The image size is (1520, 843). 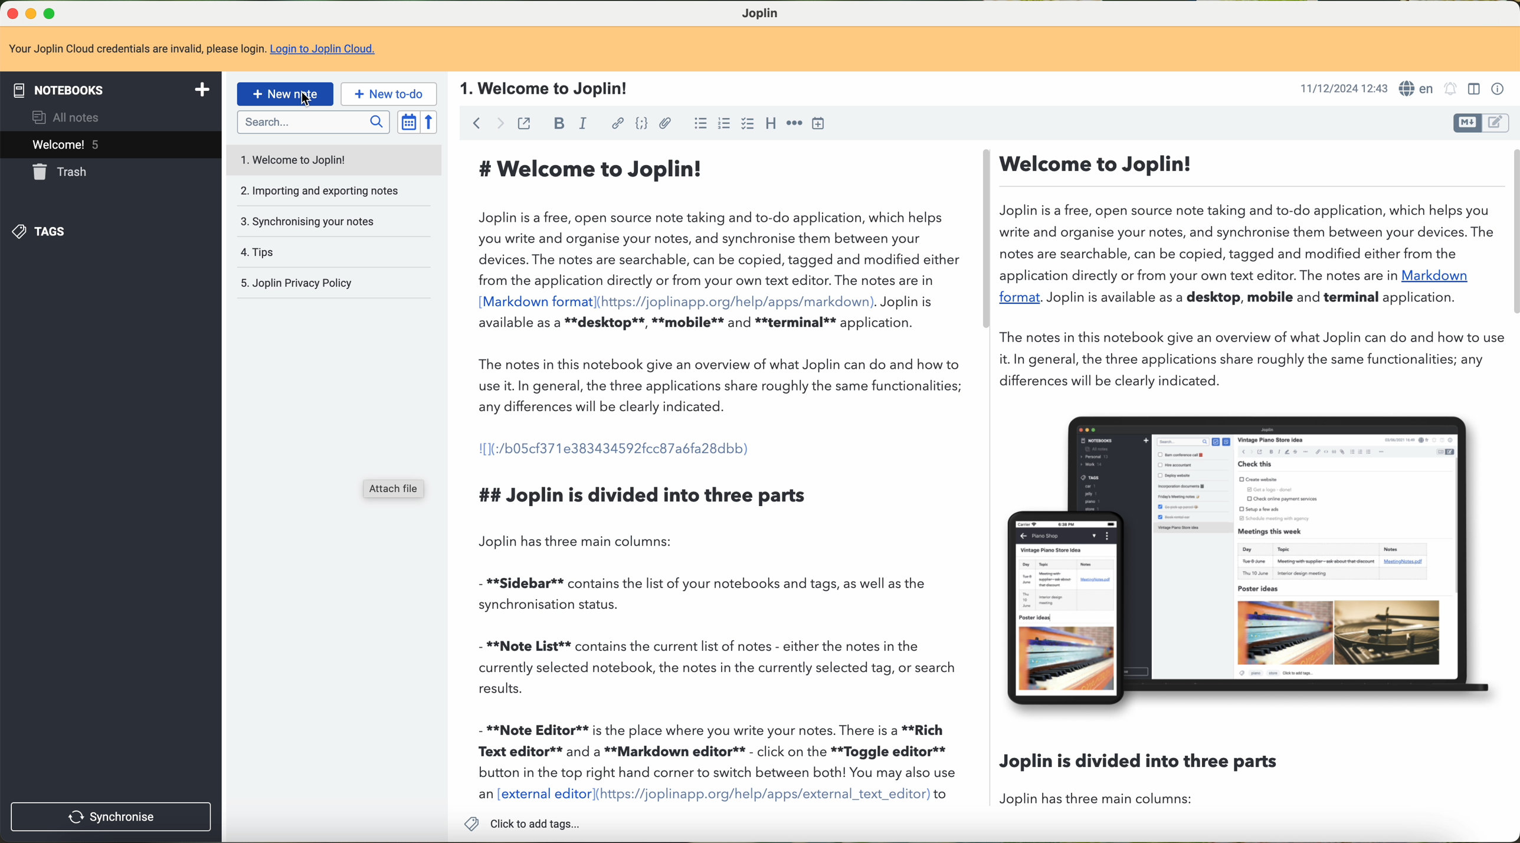 I want to click on Welcome to Joplin body text, so click(x=711, y=478).